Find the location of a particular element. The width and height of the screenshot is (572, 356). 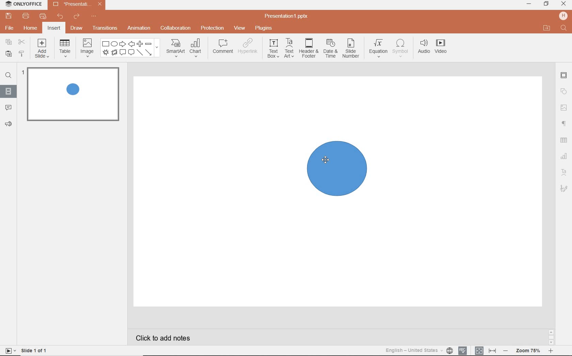

file name is located at coordinates (287, 17).